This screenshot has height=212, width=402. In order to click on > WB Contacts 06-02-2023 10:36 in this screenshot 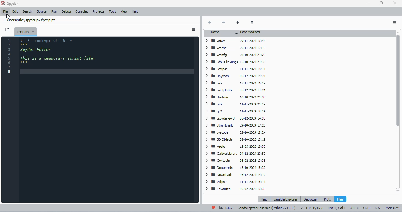, I will do `click(235, 160)`.